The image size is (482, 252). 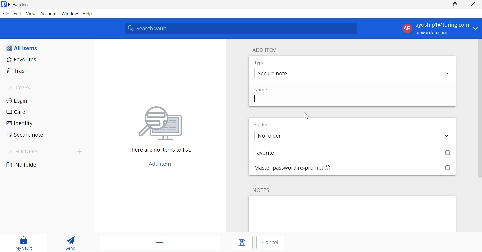 I want to click on Bitwarden, so click(x=16, y=4).